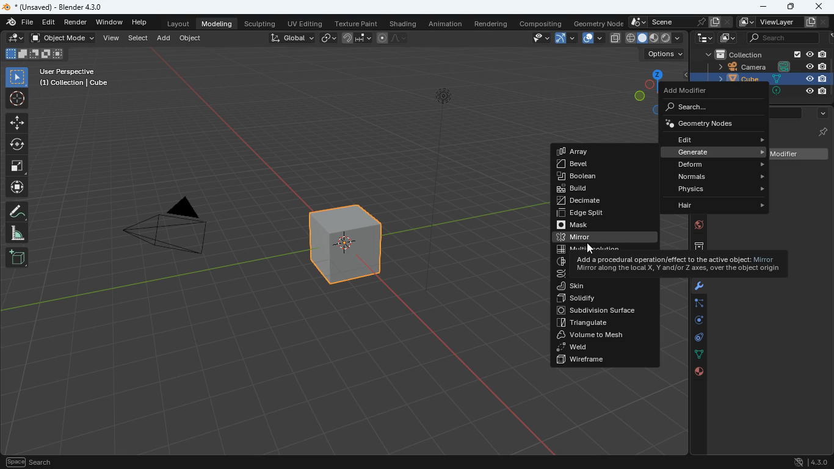 The image size is (834, 469). Describe the element at coordinates (697, 355) in the screenshot. I see `lines` at that location.